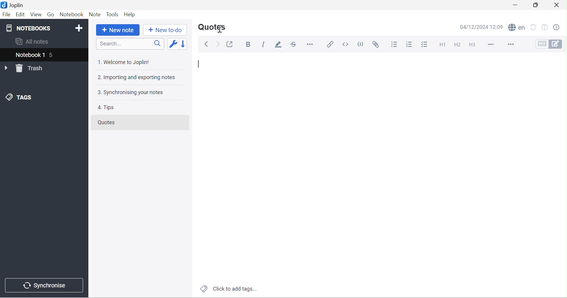 The image size is (567, 298). Describe the element at coordinates (137, 77) in the screenshot. I see `2. Importing and exporting notes` at that location.